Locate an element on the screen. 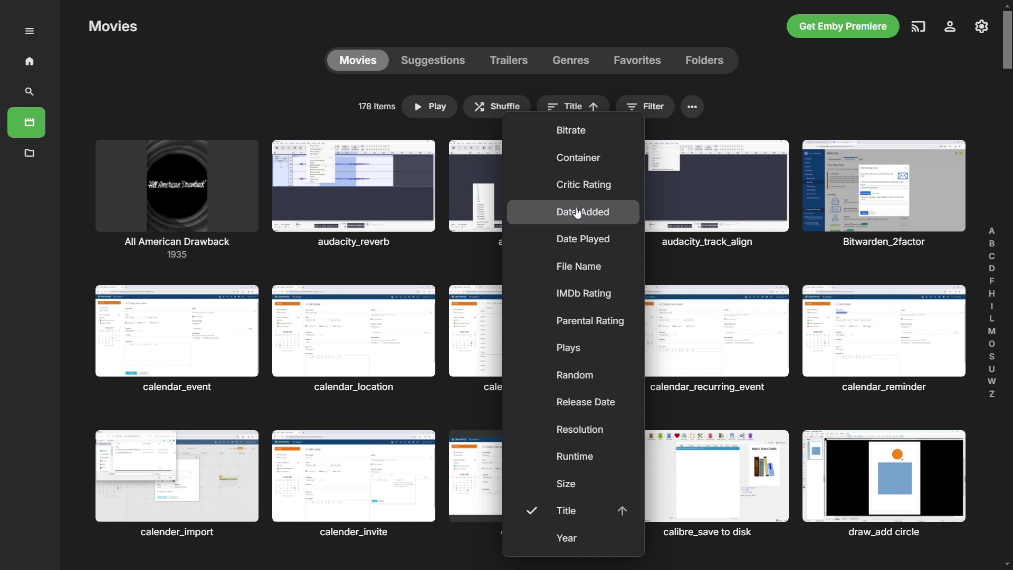 The image size is (1013, 570).  is located at coordinates (353, 485).